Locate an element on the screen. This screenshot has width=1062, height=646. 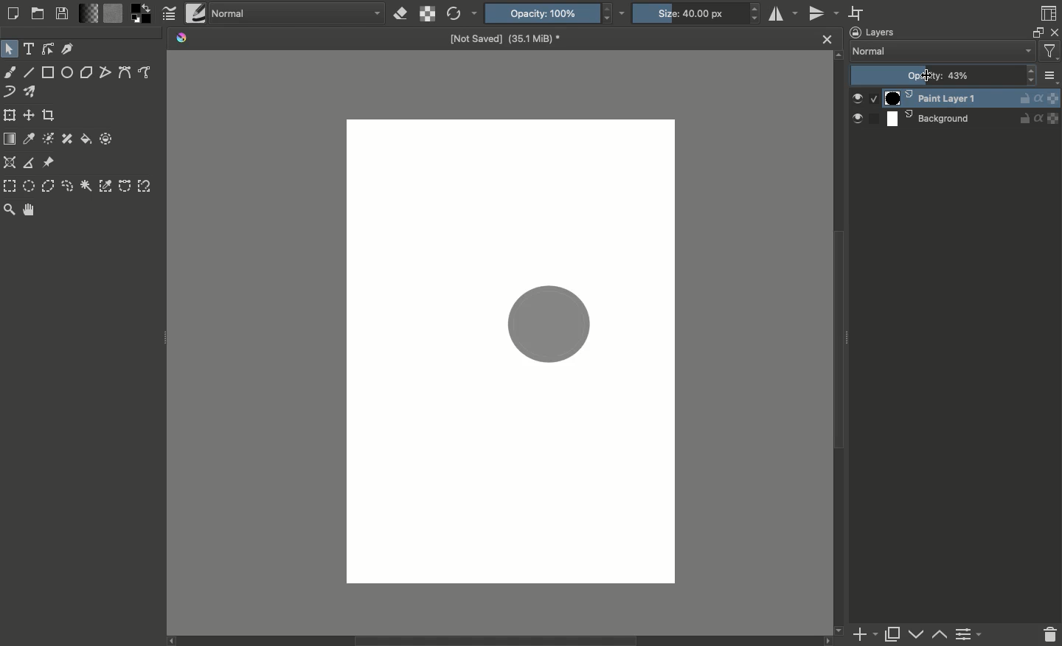
Normal is located at coordinates (295, 15).